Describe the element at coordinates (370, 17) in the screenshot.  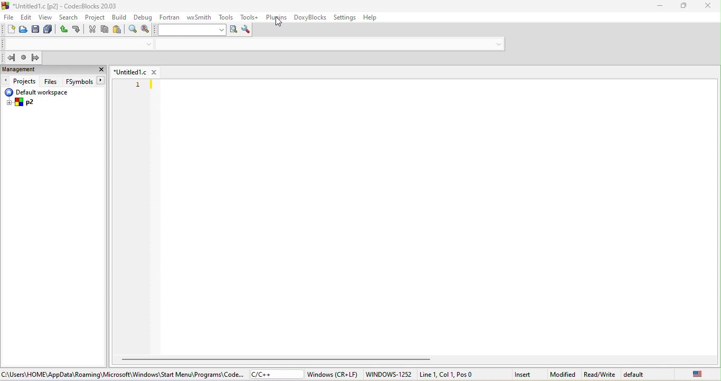
I see `help` at that location.